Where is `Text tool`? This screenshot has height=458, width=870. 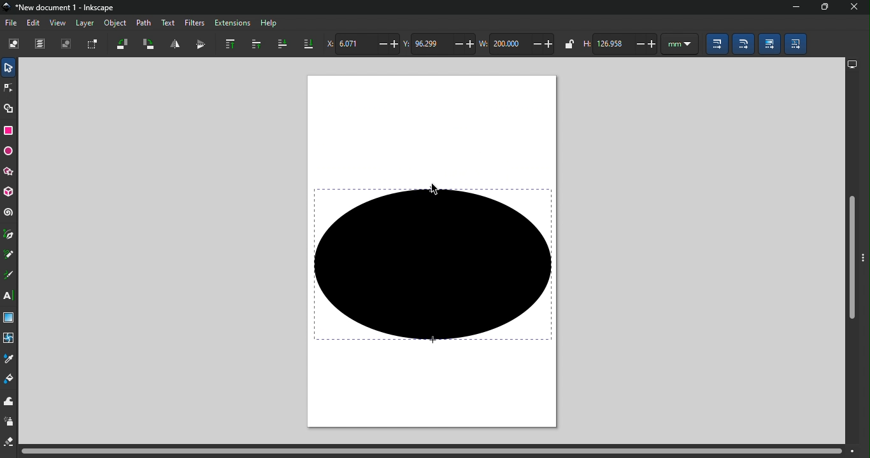 Text tool is located at coordinates (10, 297).